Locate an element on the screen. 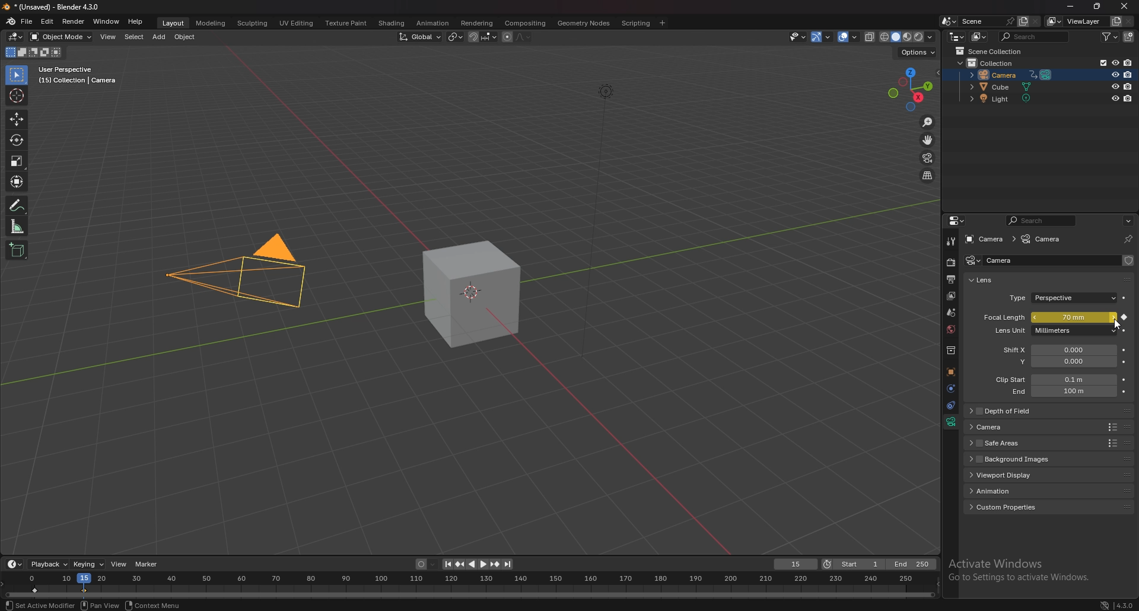 The width and height of the screenshot is (1139, 611). toggle xray is located at coordinates (870, 37).